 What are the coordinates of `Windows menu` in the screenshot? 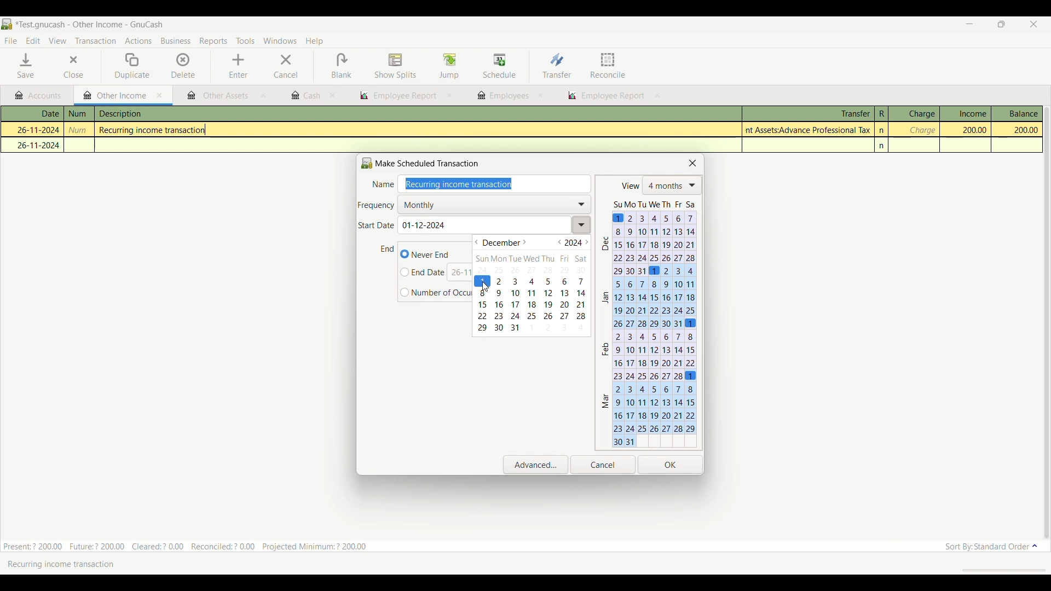 It's located at (280, 41).